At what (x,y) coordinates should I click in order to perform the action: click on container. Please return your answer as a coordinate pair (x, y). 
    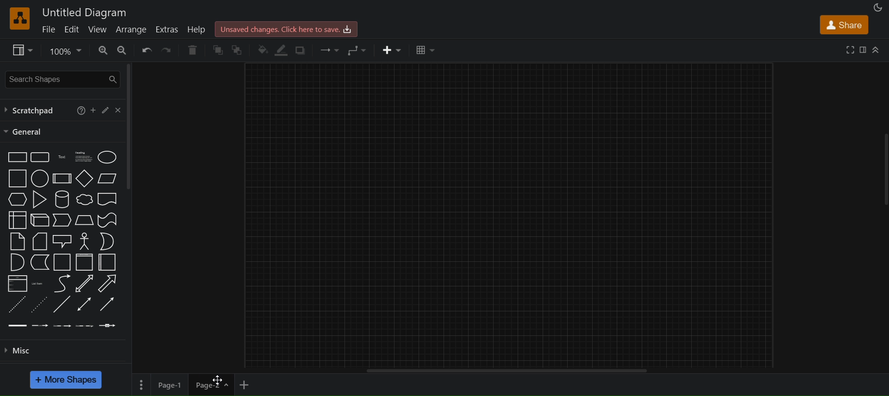
    Looking at the image, I should click on (62, 262).